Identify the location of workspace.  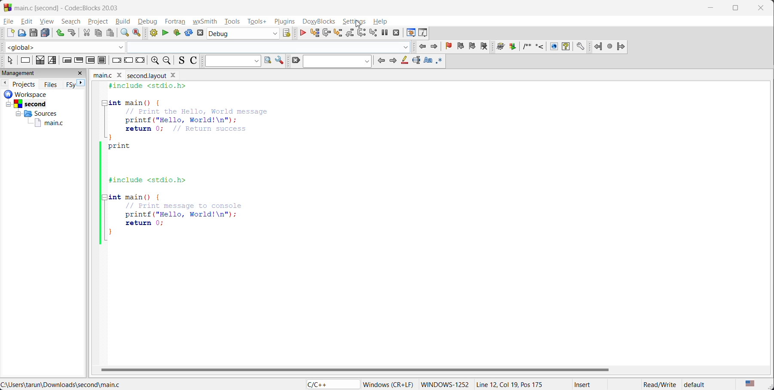
(24, 95).